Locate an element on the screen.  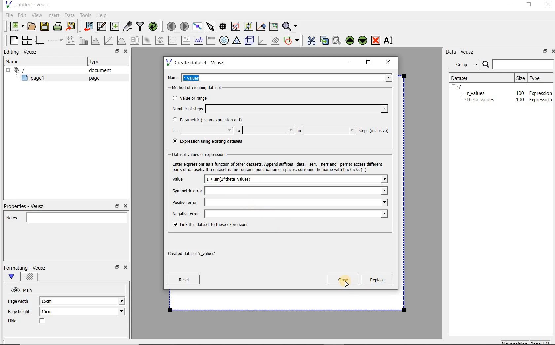
plot key is located at coordinates (186, 40).